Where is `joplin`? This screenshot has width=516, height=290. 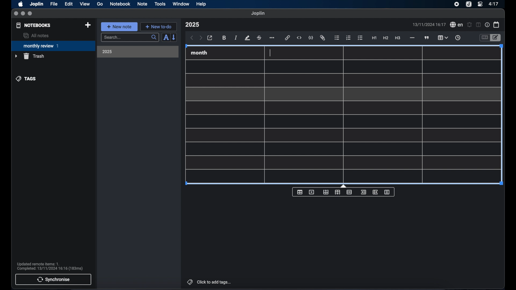 joplin is located at coordinates (258, 13).